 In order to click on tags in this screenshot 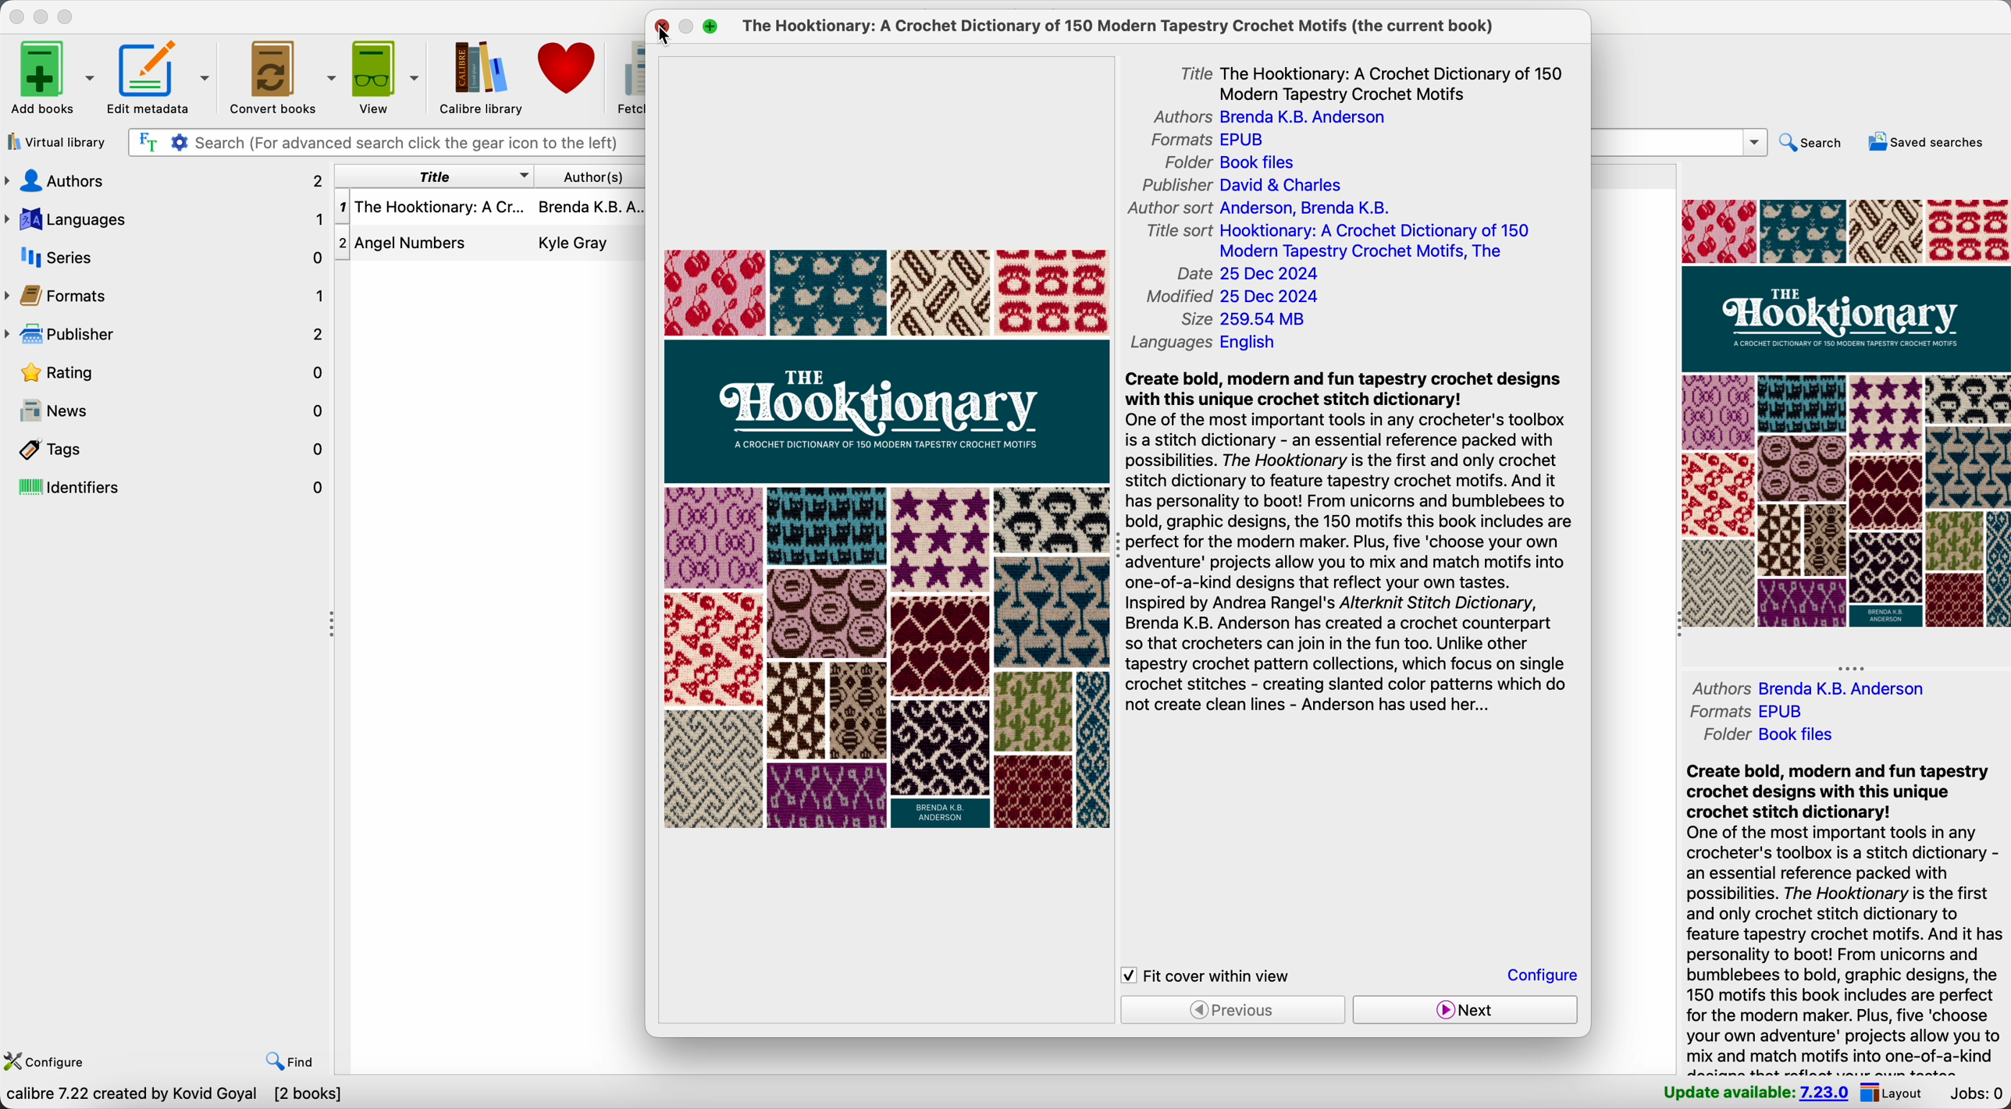, I will do `click(166, 449)`.